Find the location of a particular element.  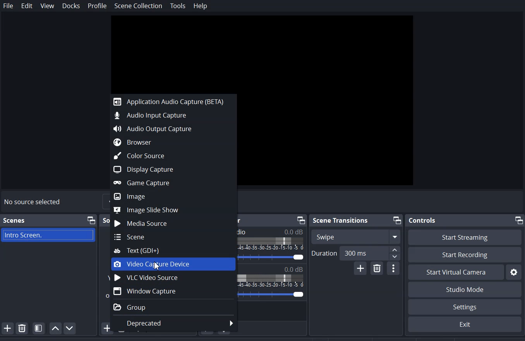

Application Audio Capture (BETA) is located at coordinates (168, 101).